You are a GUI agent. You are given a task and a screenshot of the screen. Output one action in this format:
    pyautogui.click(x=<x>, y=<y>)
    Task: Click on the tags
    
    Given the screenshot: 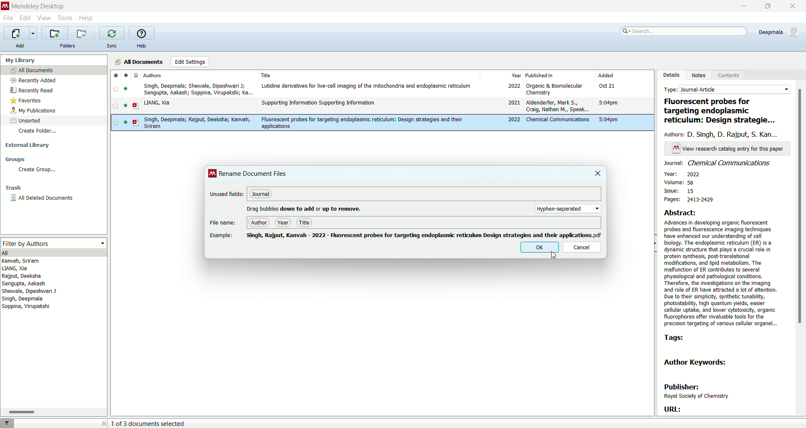 What is the action you would take?
    pyautogui.click(x=678, y=338)
    